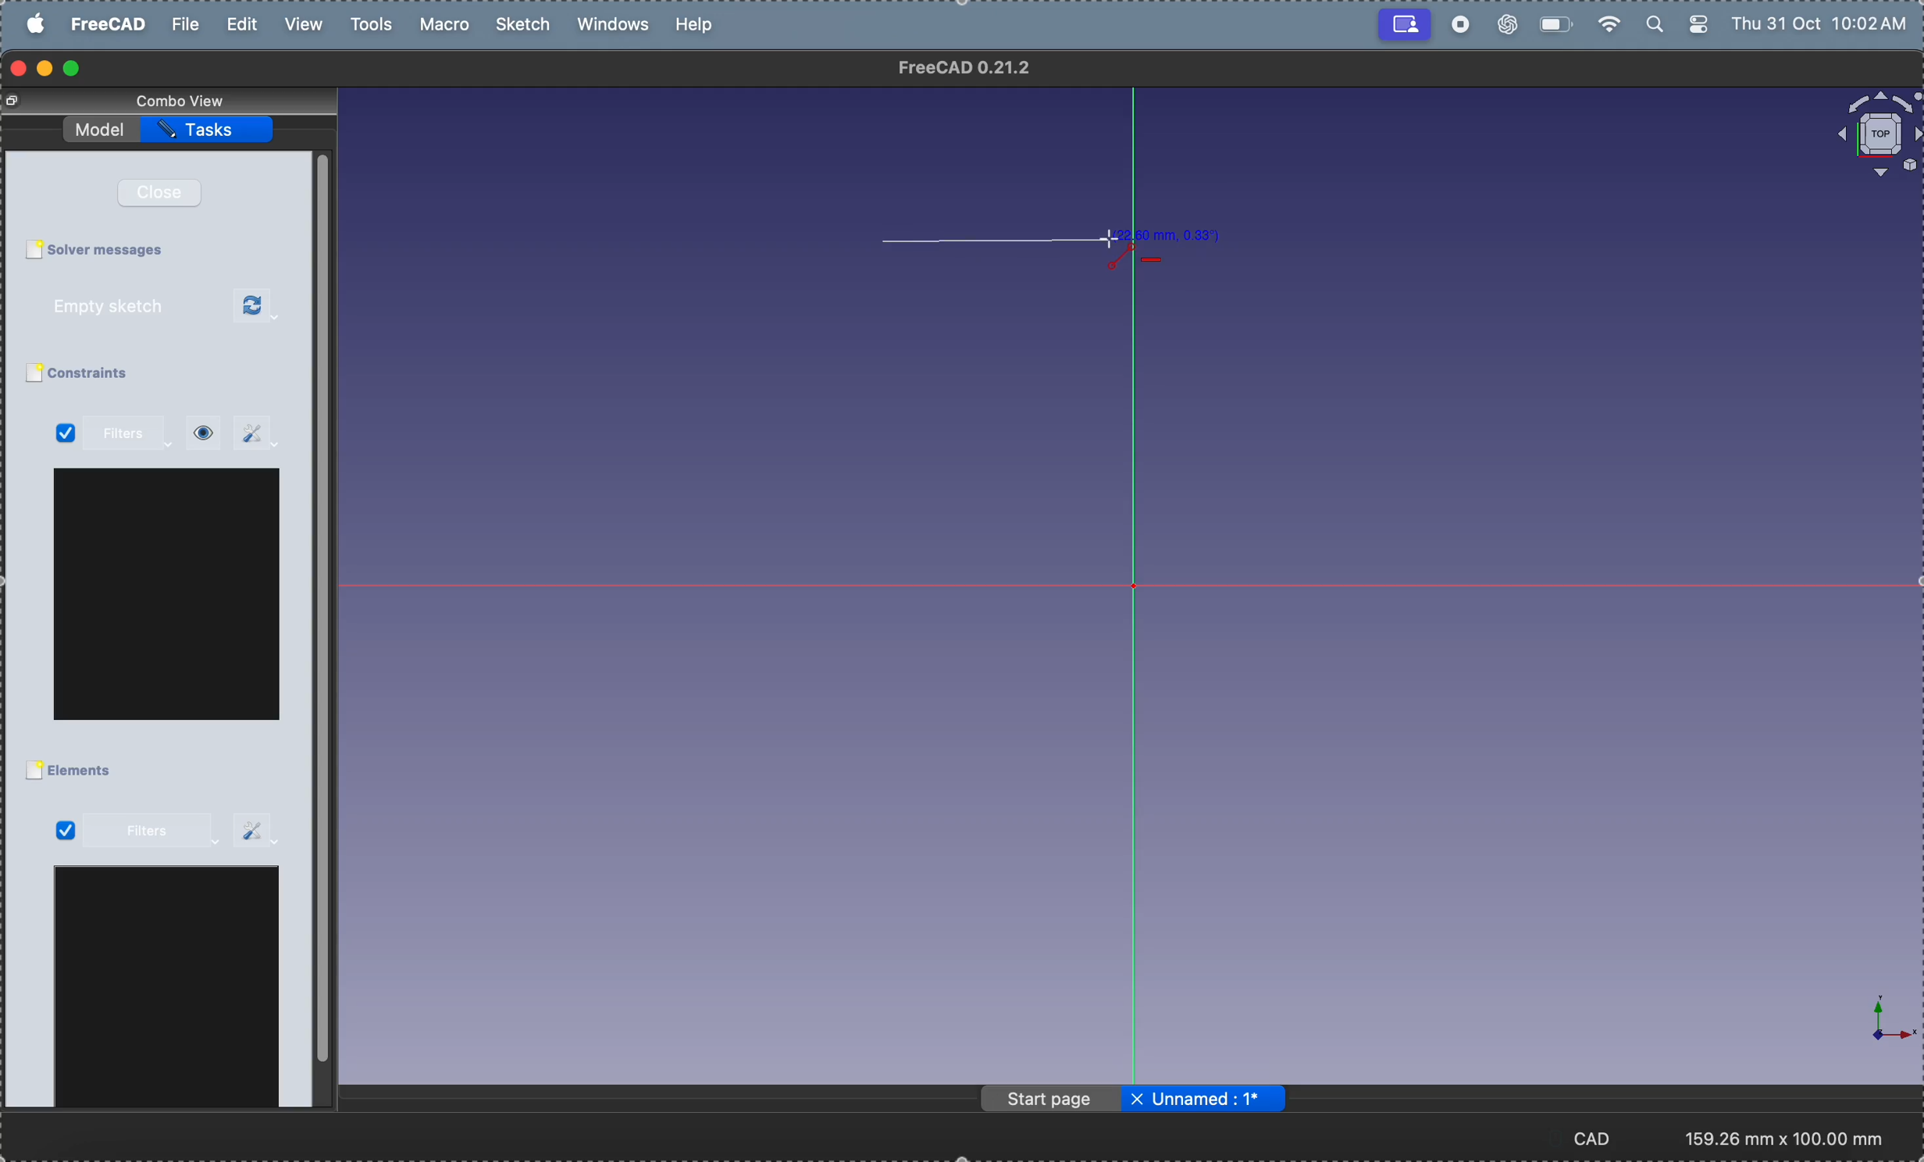 The height and width of the screenshot is (1162, 1924). Describe the element at coordinates (618, 26) in the screenshot. I see `windows` at that location.